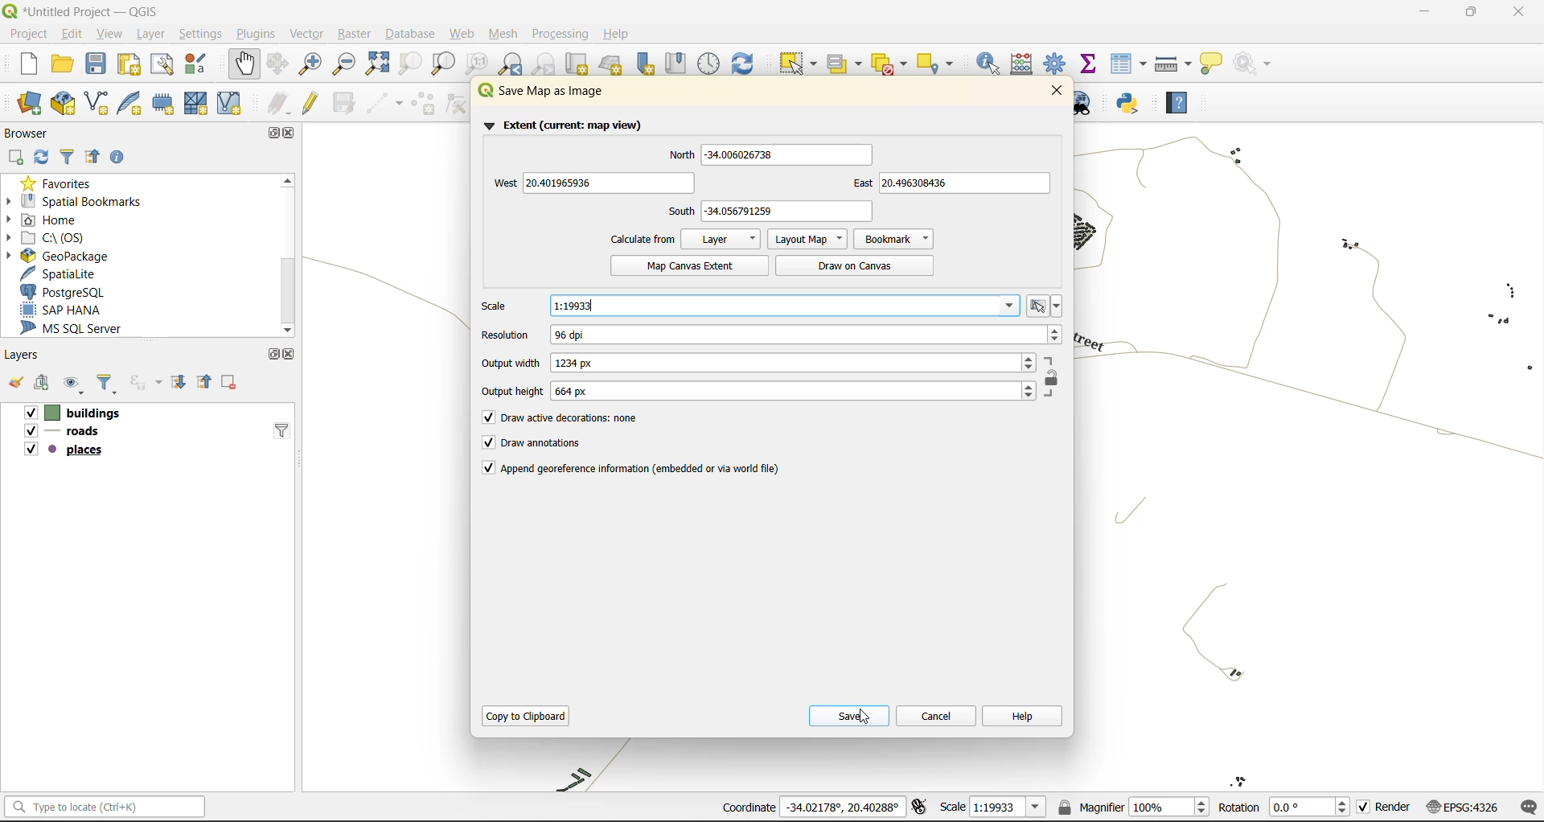 Image resolution: width=1544 pixels, height=822 pixels. What do you see at coordinates (409, 35) in the screenshot?
I see `database` at bounding box center [409, 35].